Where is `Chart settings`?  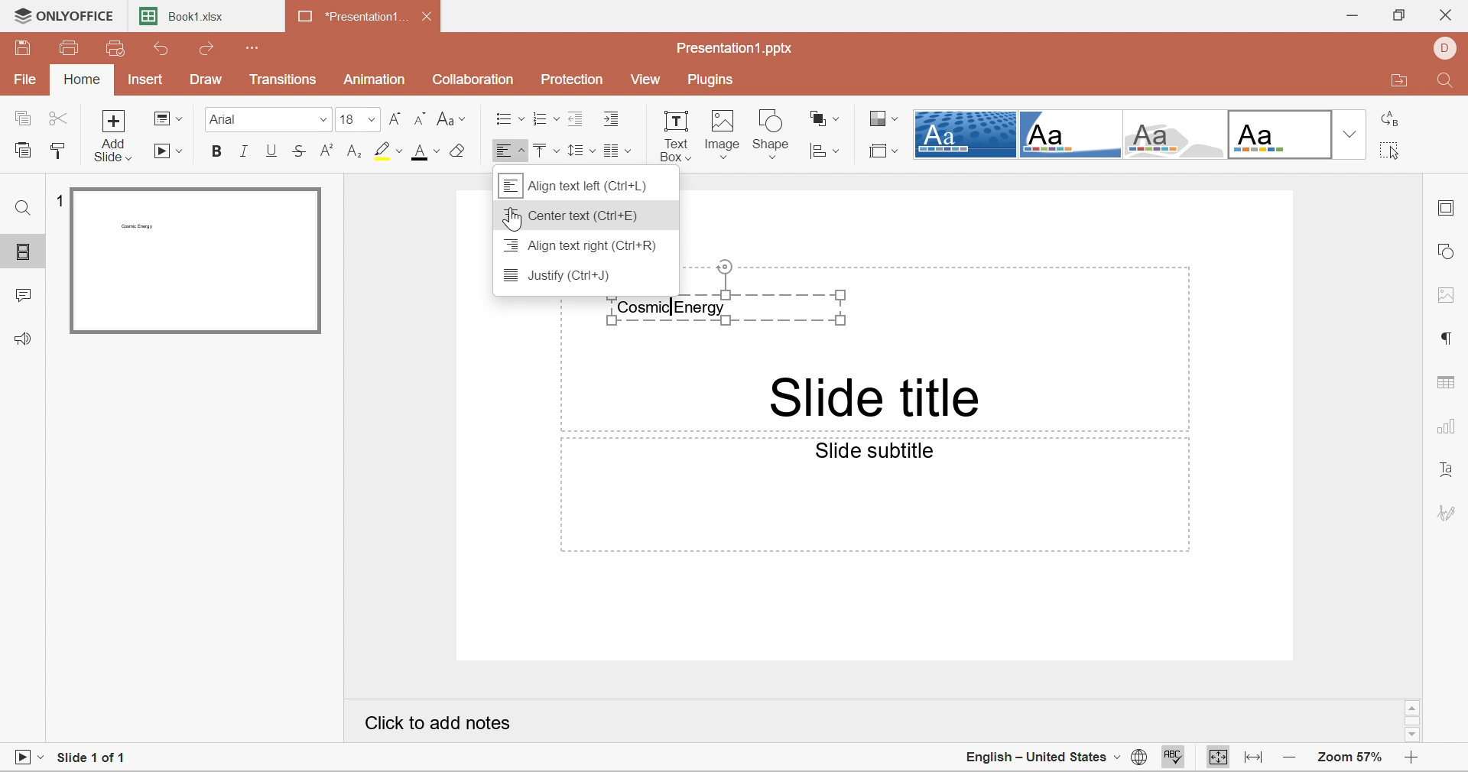
Chart settings is located at coordinates (1448, 429).